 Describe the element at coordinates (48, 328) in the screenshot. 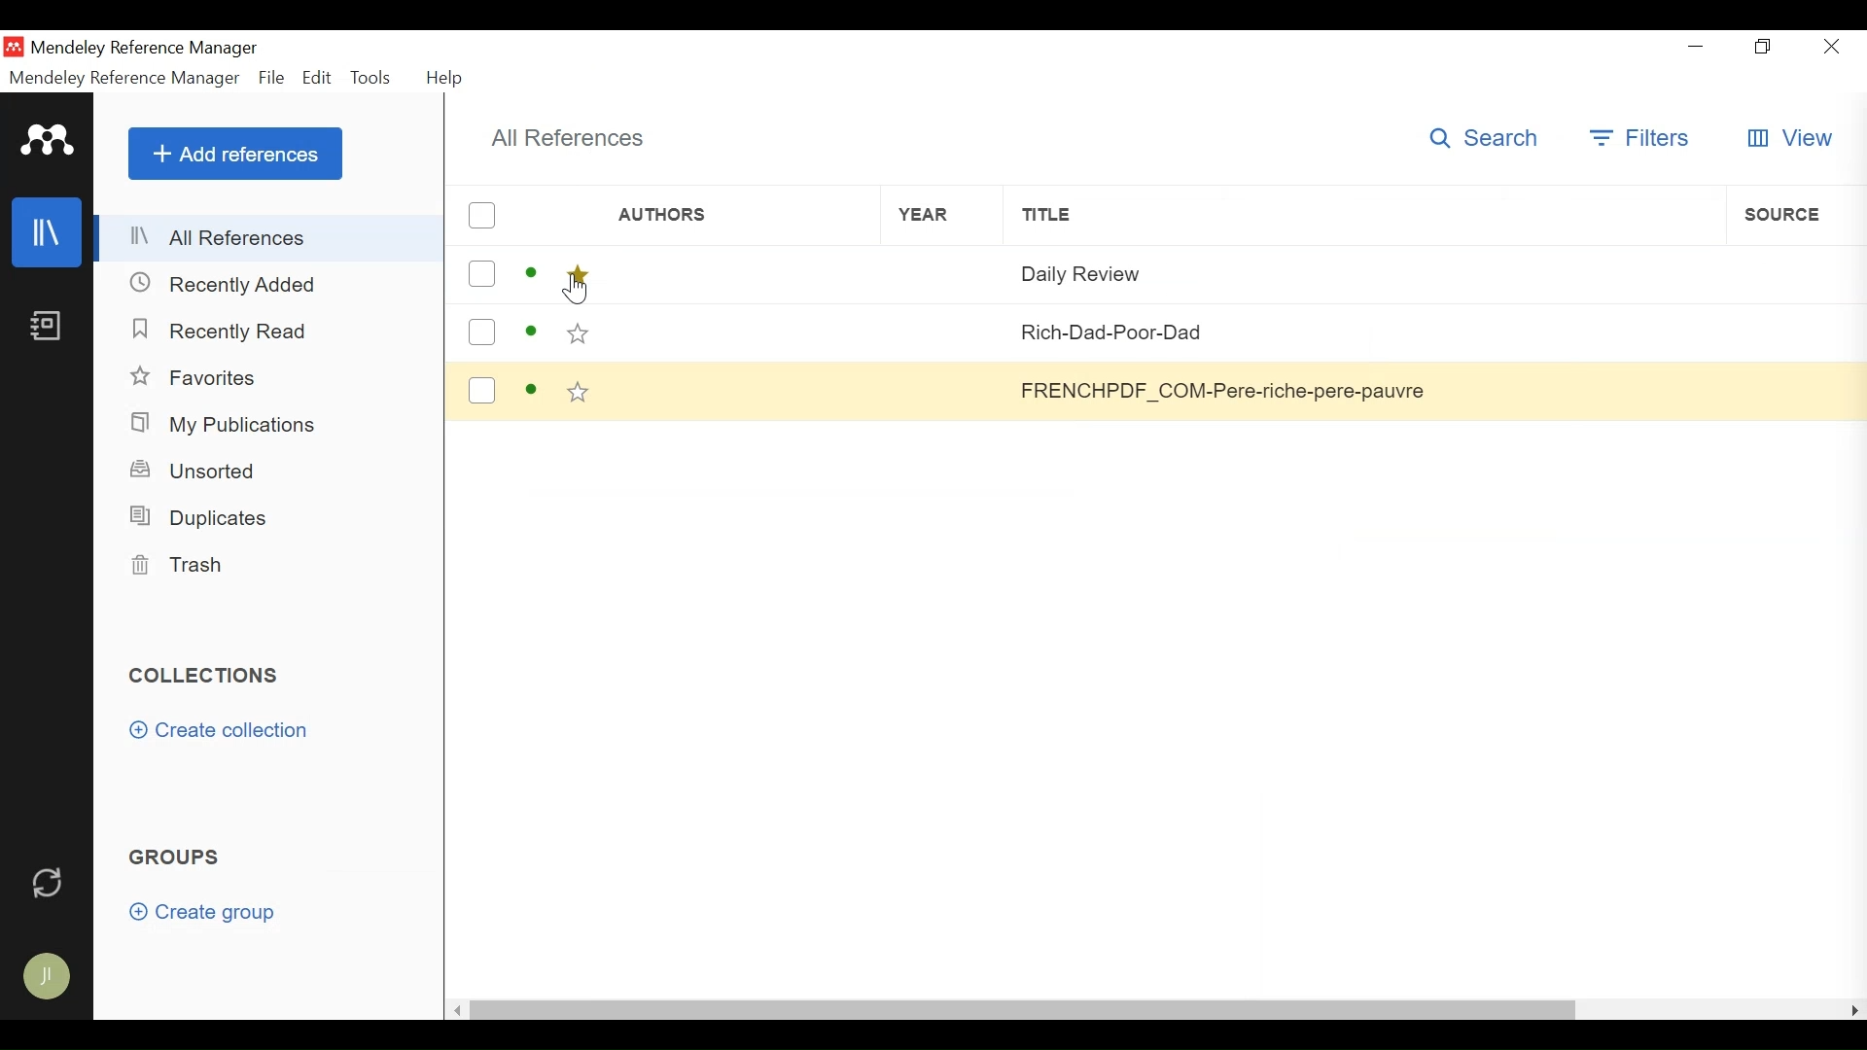

I see `Notebook` at that location.